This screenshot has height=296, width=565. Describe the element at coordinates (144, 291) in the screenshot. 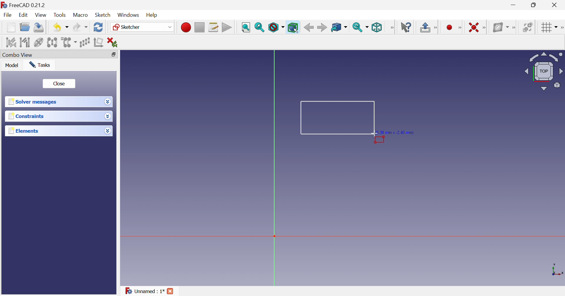

I see `Unnamed : 1` at that location.